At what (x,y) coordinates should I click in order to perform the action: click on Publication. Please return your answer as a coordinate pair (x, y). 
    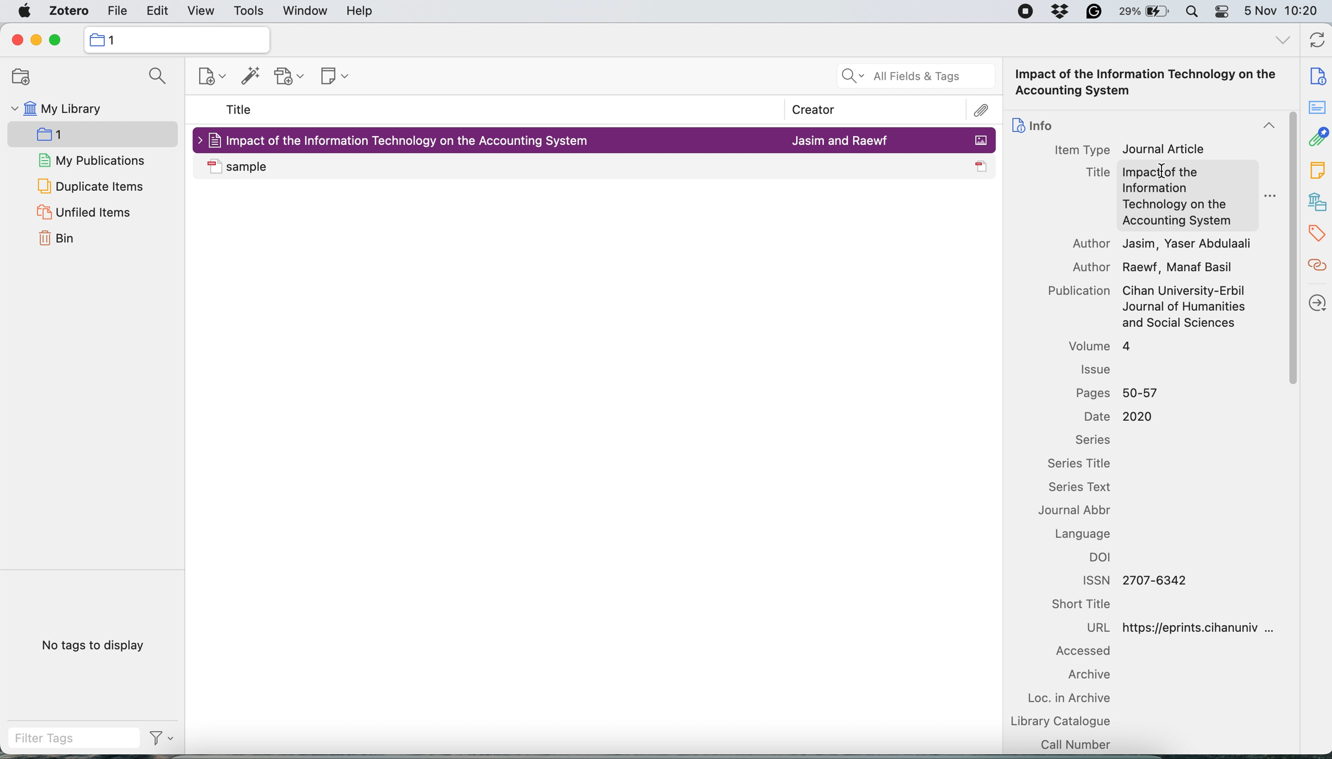
    Looking at the image, I should click on (1081, 290).